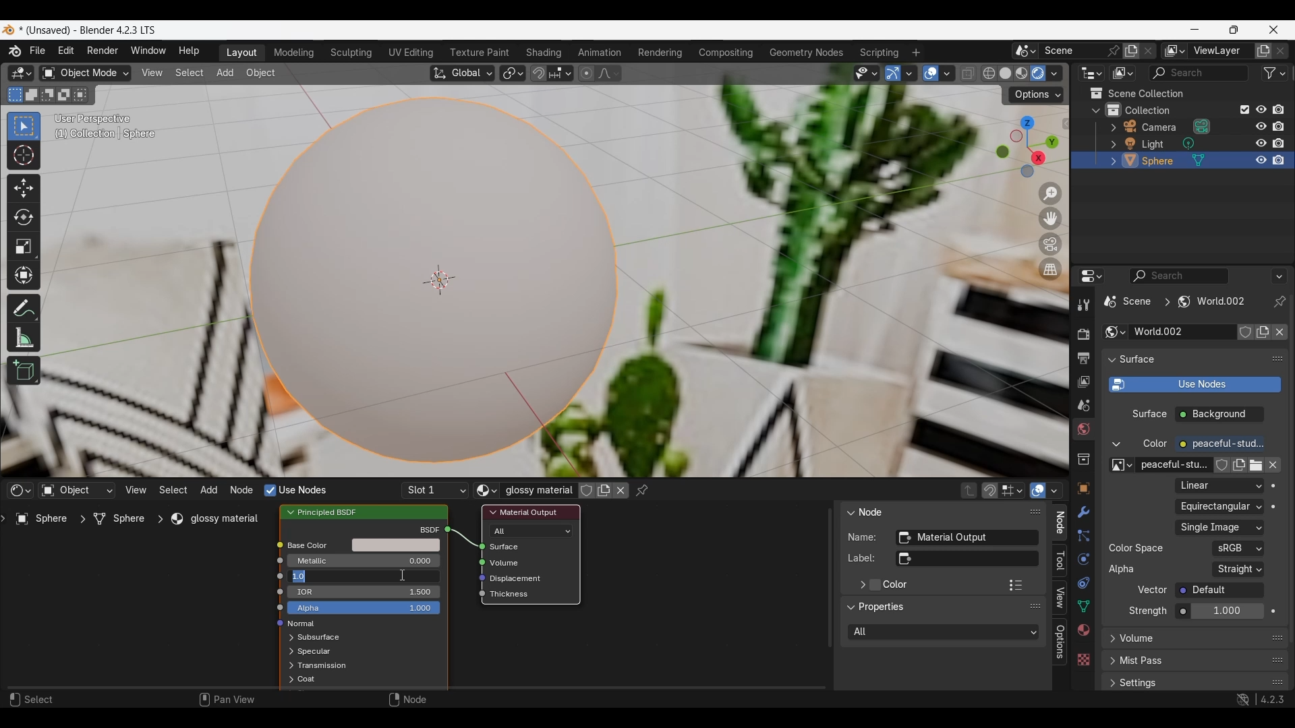 The height and width of the screenshot is (728, 1295). I want to click on bscf, so click(427, 529).